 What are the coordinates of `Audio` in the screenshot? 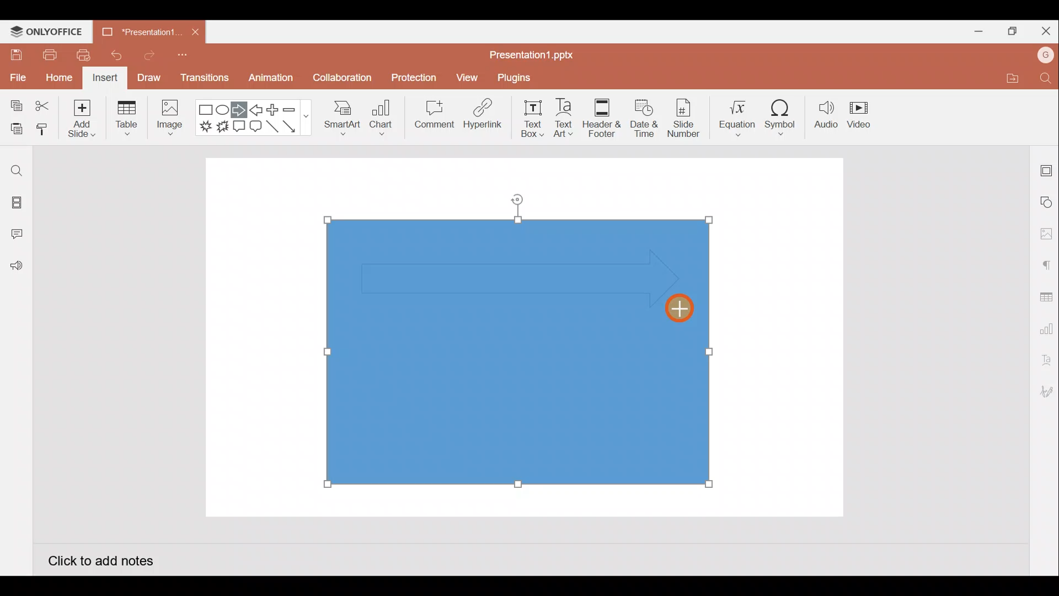 It's located at (826, 115).